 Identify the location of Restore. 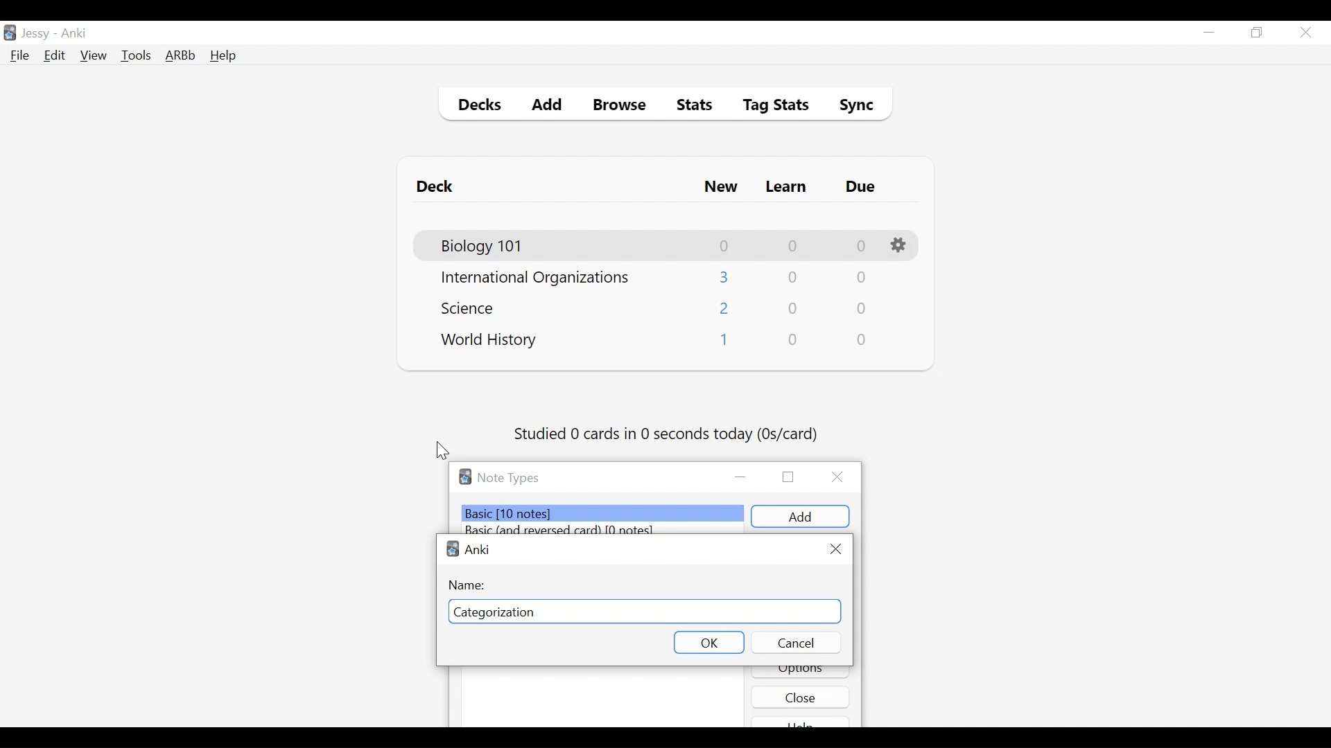
(788, 476).